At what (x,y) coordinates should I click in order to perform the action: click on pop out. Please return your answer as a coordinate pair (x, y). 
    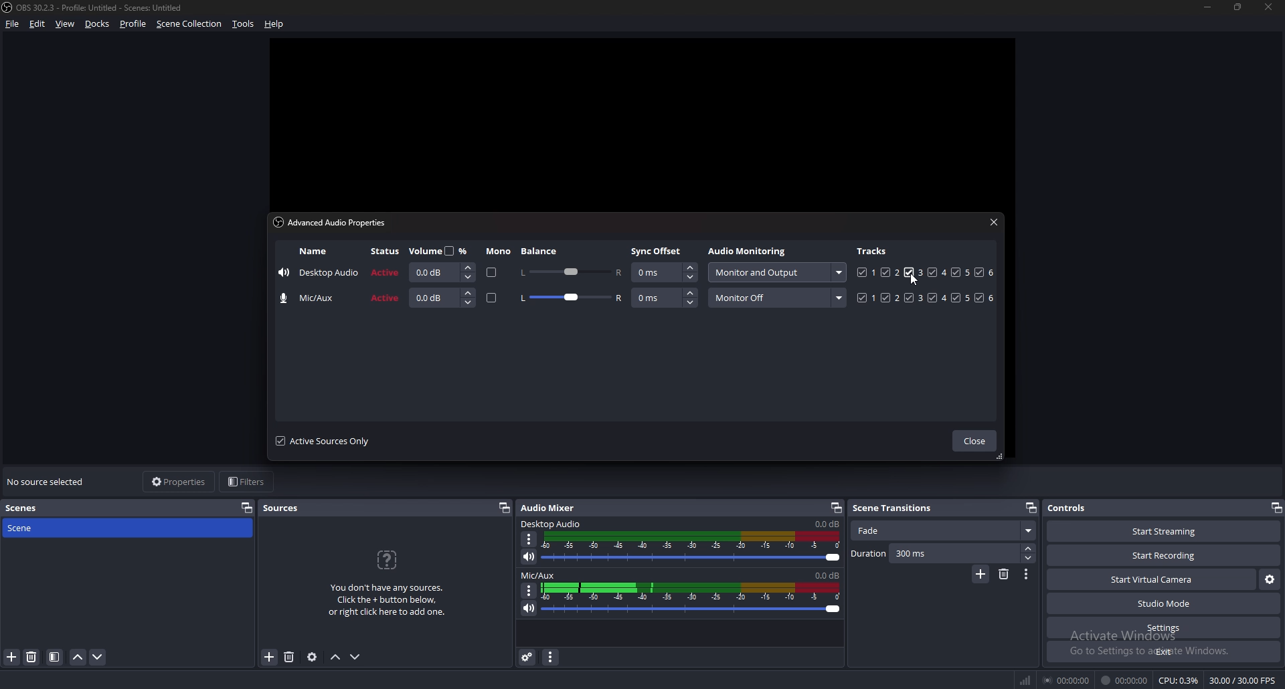
    Looking at the image, I should click on (1276, 507).